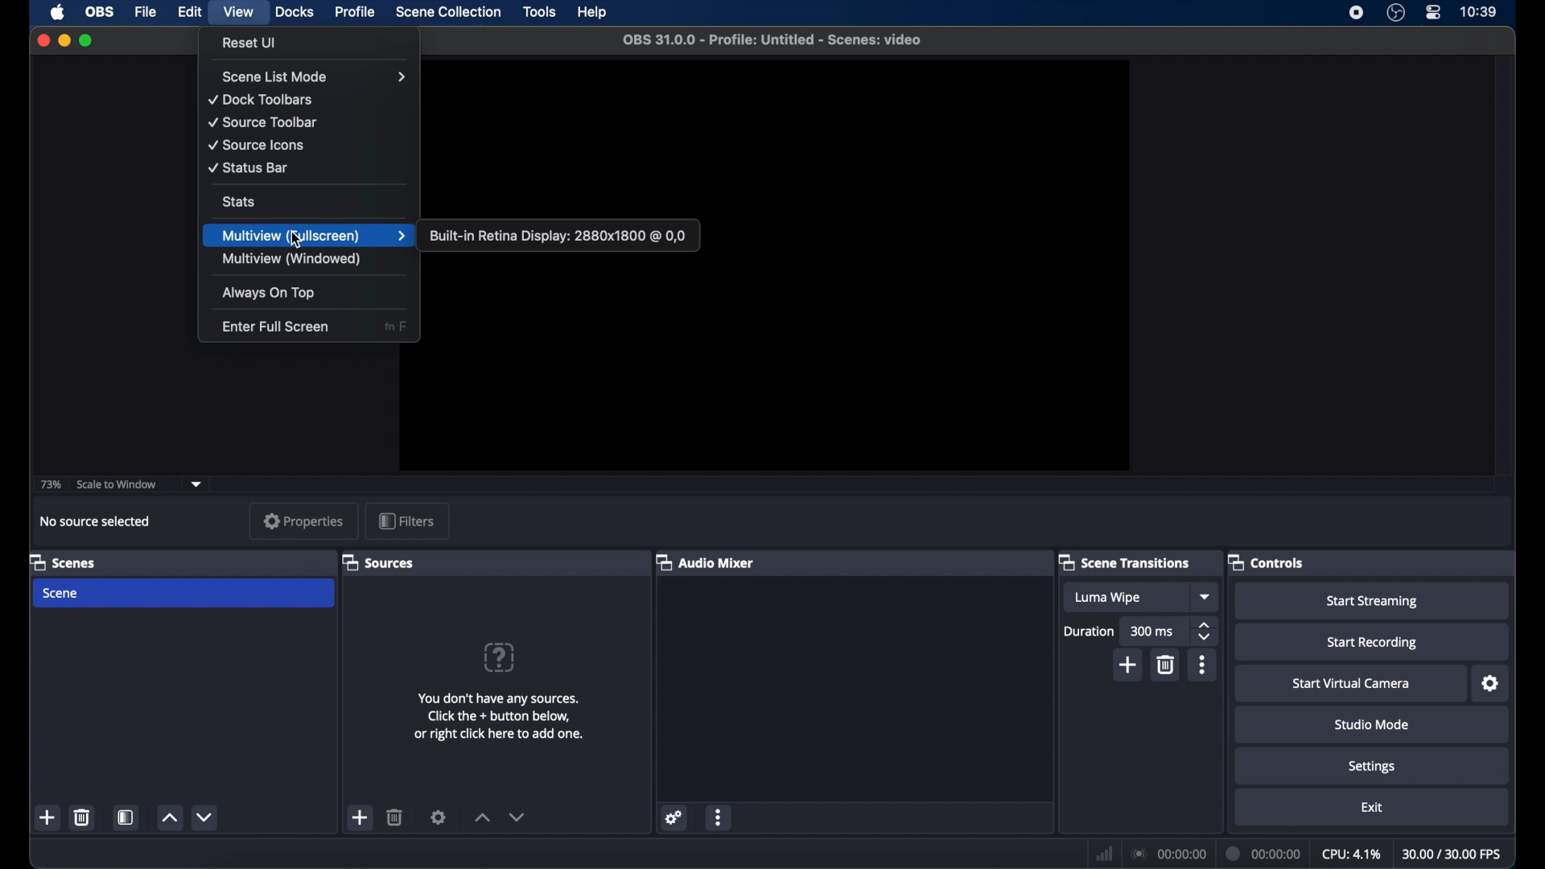  I want to click on obs, so click(100, 12).